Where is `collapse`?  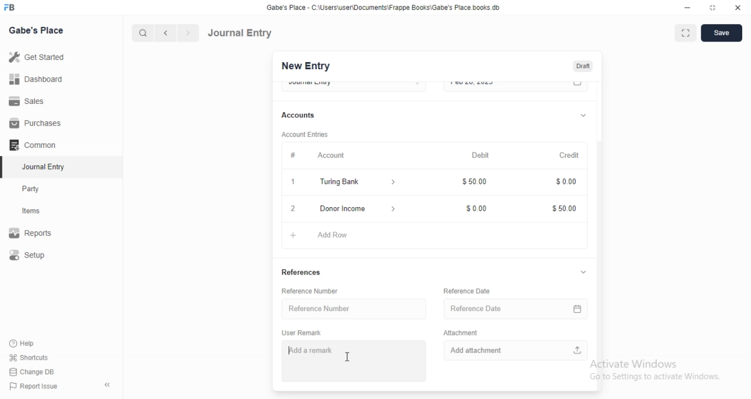 collapse is located at coordinates (583, 114).